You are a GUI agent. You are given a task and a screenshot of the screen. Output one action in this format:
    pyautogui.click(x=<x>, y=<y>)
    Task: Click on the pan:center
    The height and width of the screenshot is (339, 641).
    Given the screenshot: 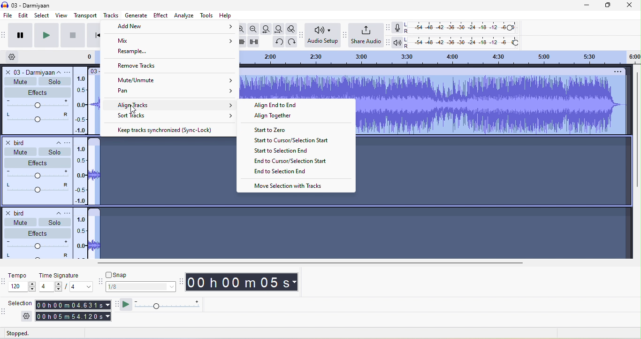 What is the action you would take?
    pyautogui.click(x=36, y=256)
    